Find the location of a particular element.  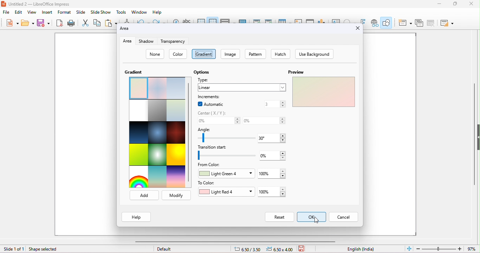

new is located at coordinates (12, 22).